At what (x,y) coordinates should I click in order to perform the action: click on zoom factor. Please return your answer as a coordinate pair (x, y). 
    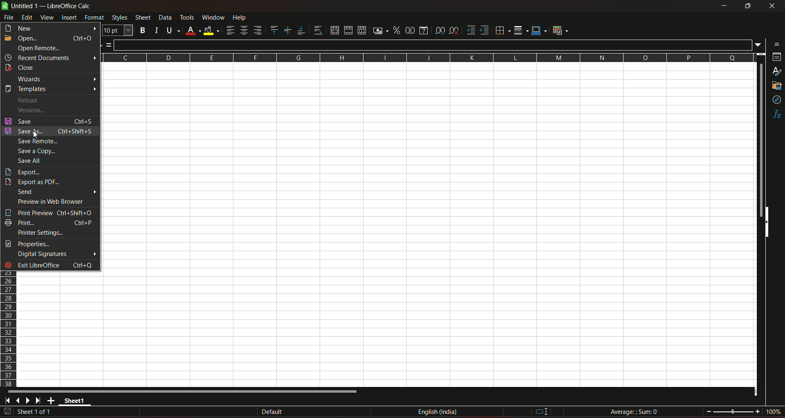
    Looking at the image, I should click on (773, 412).